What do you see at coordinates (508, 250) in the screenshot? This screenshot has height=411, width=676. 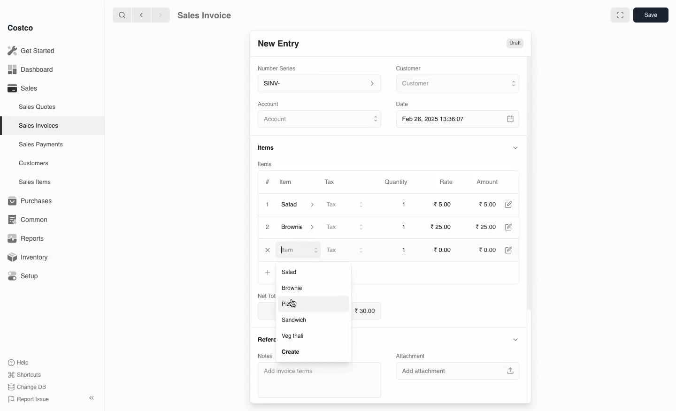 I see `Edit` at bounding box center [508, 250].